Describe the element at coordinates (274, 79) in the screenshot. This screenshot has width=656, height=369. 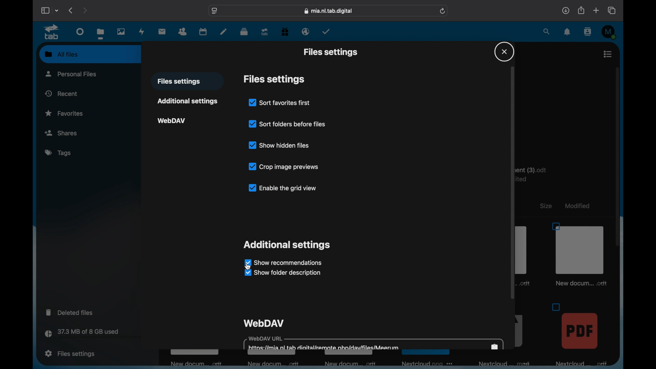
I see `files settings` at that location.